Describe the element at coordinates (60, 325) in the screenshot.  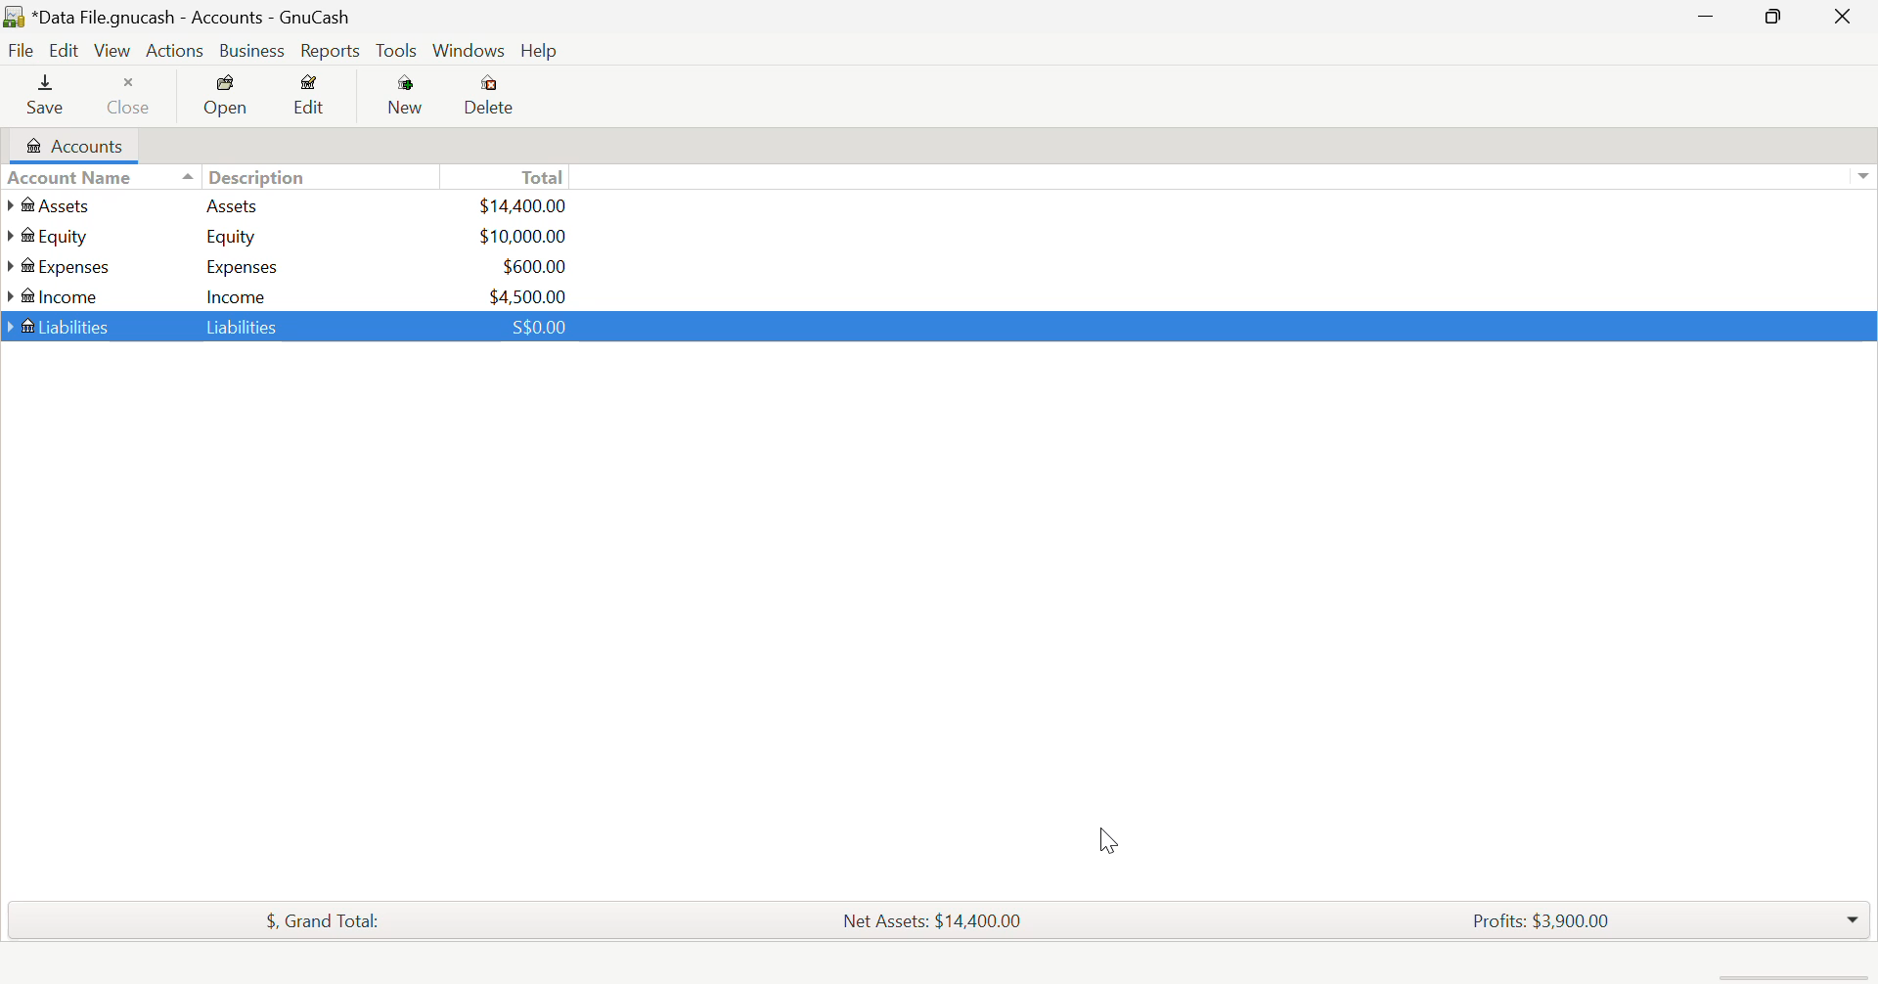
I see `Liabilities Account` at that location.